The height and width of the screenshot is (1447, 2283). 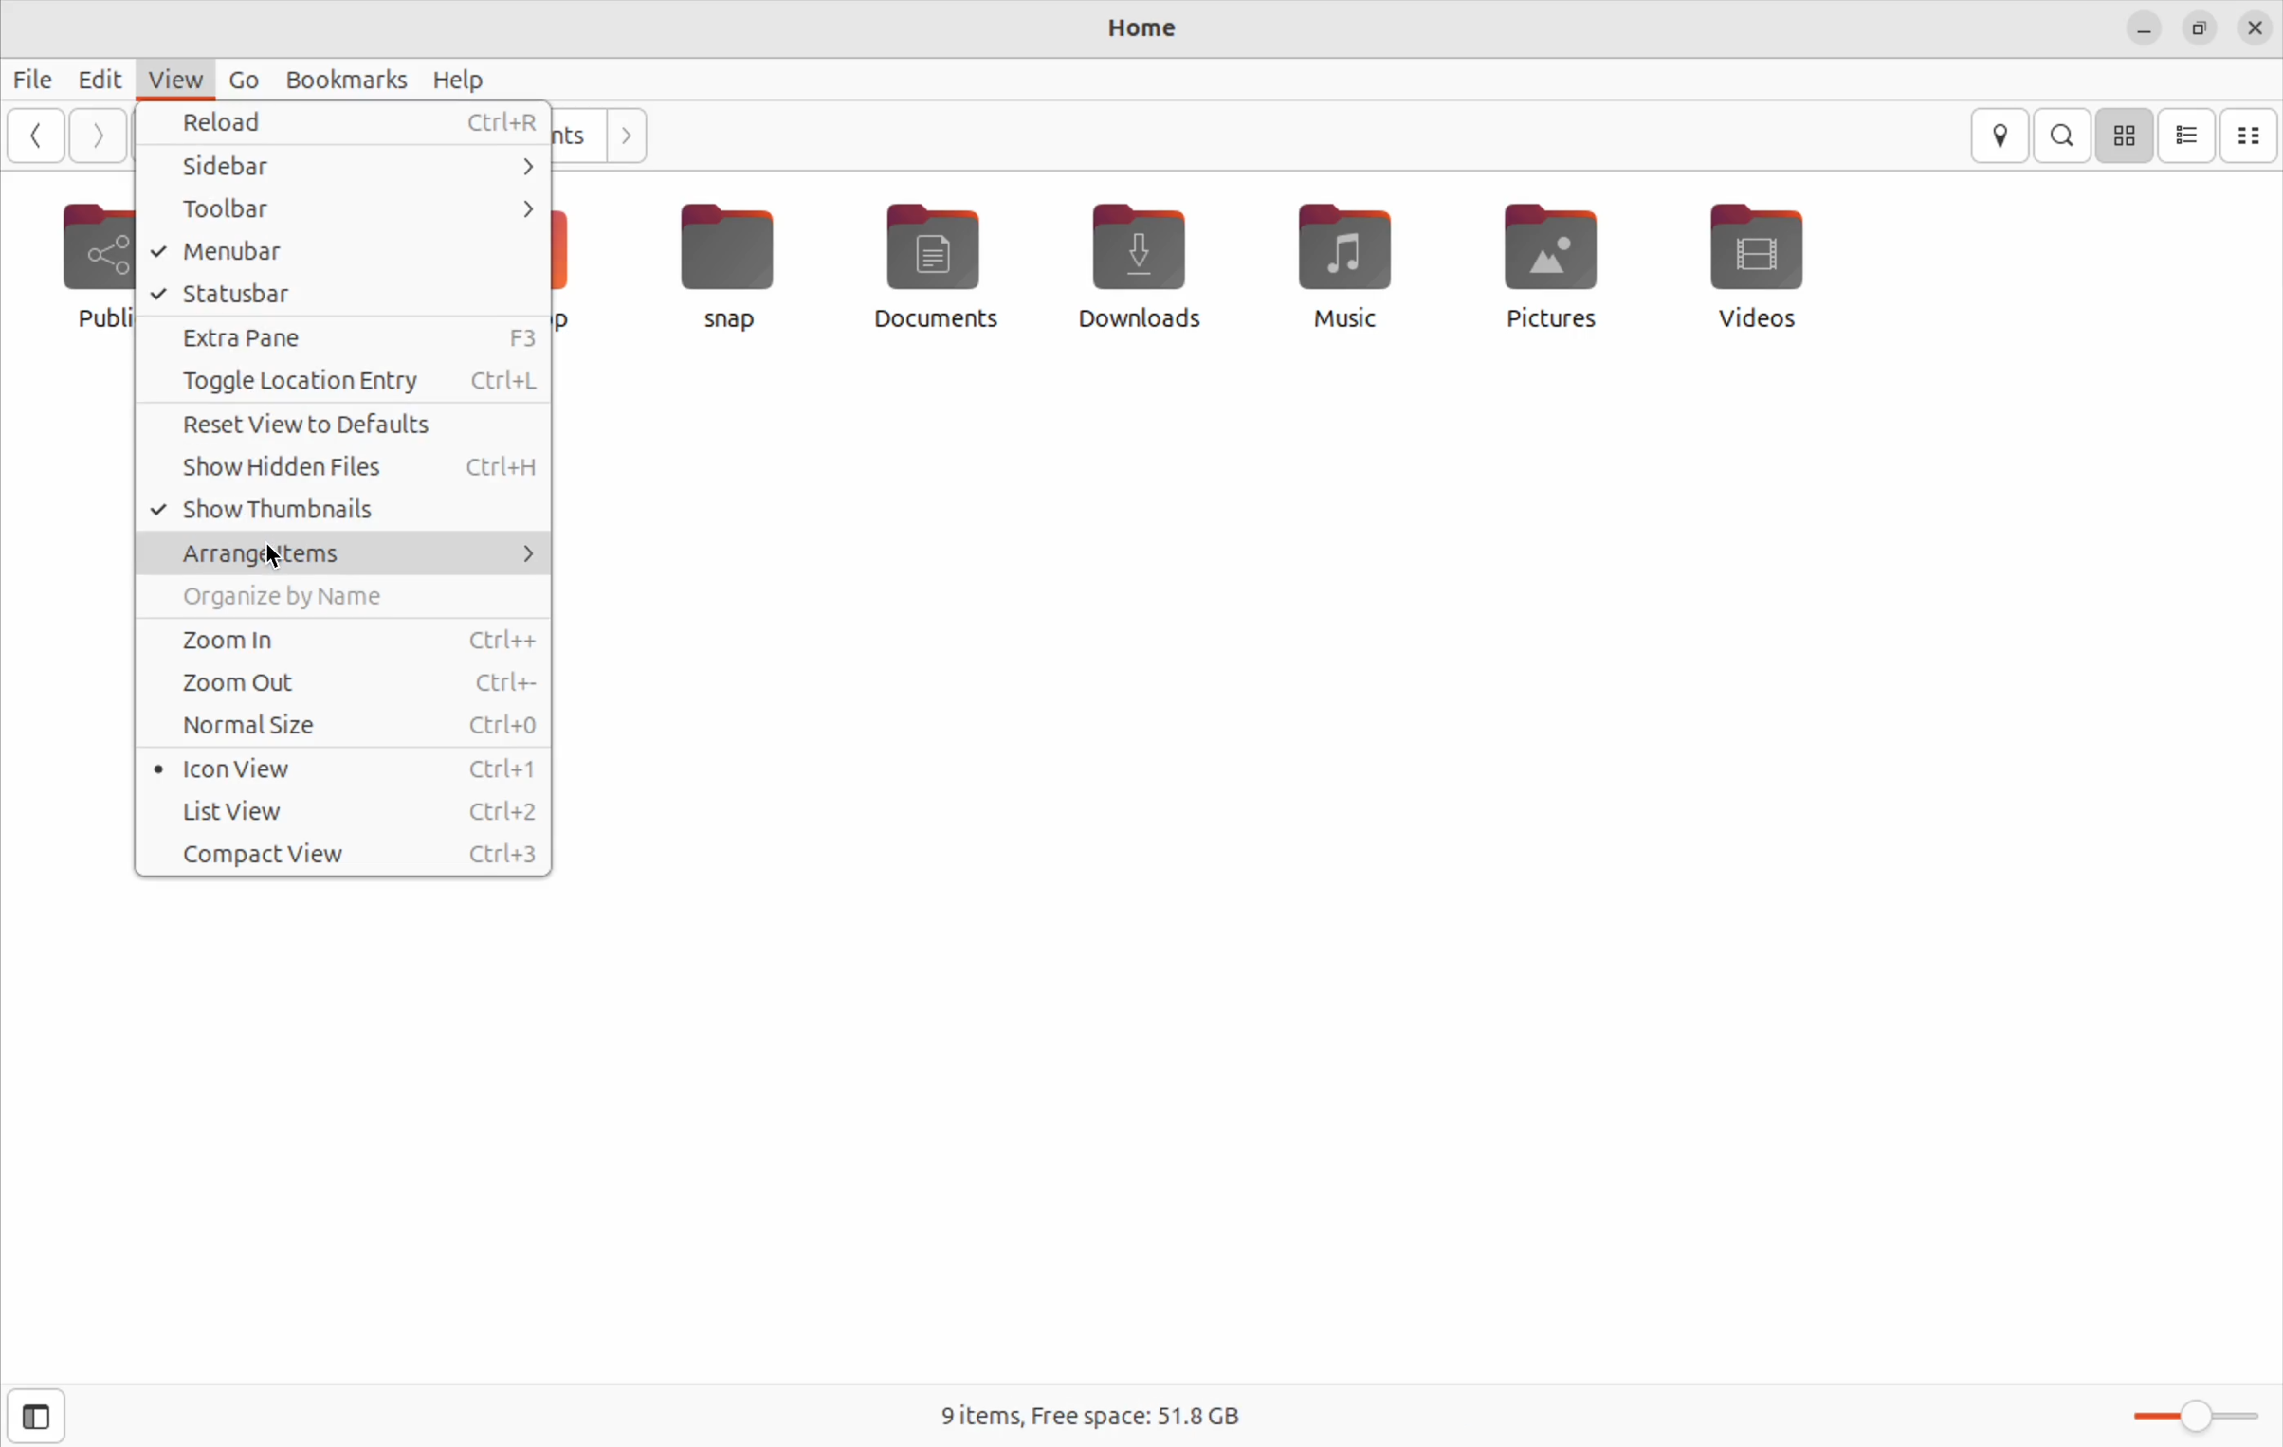 What do you see at coordinates (629, 136) in the screenshot?
I see `next` at bounding box center [629, 136].